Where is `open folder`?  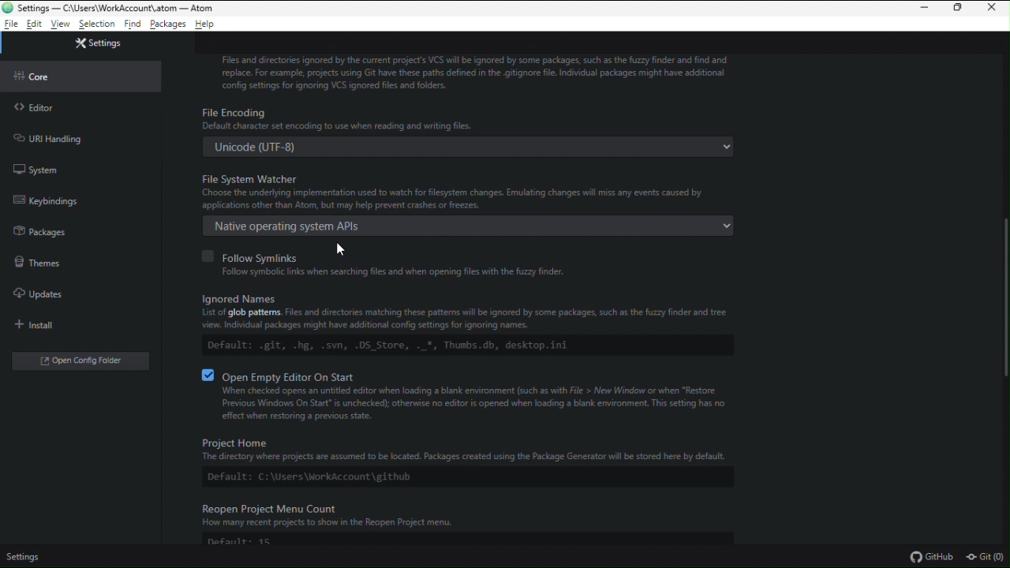
open folder is located at coordinates (83, 360).